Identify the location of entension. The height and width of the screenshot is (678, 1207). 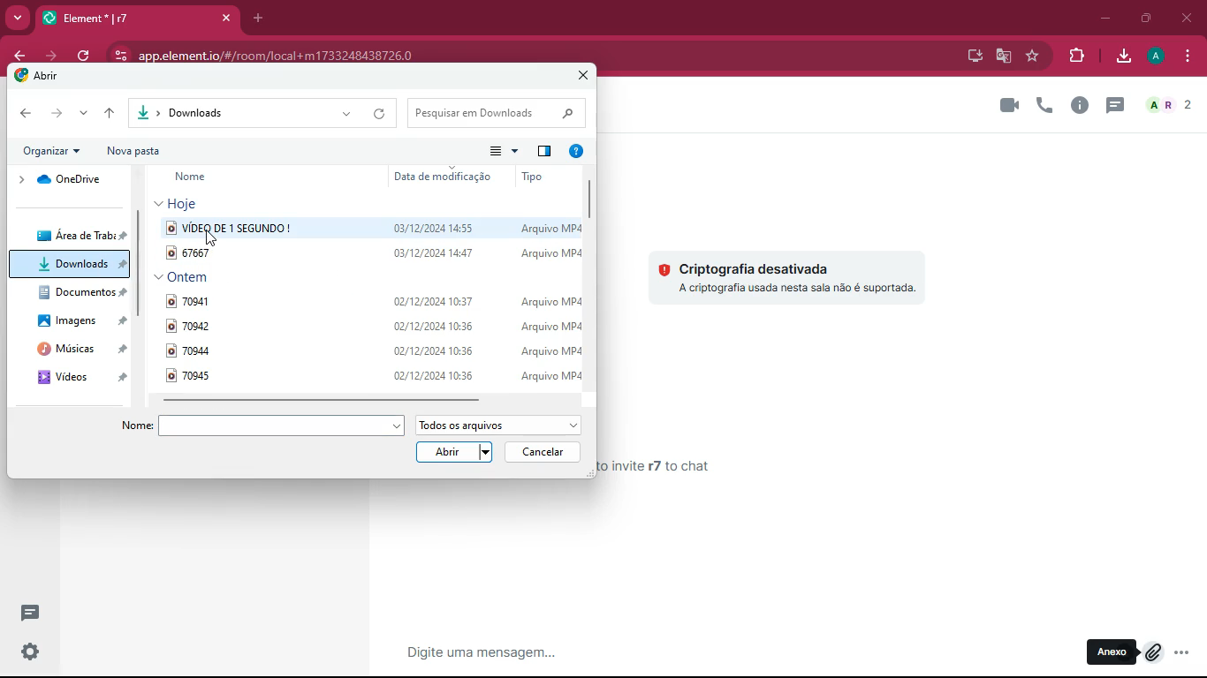
(1073, 56).